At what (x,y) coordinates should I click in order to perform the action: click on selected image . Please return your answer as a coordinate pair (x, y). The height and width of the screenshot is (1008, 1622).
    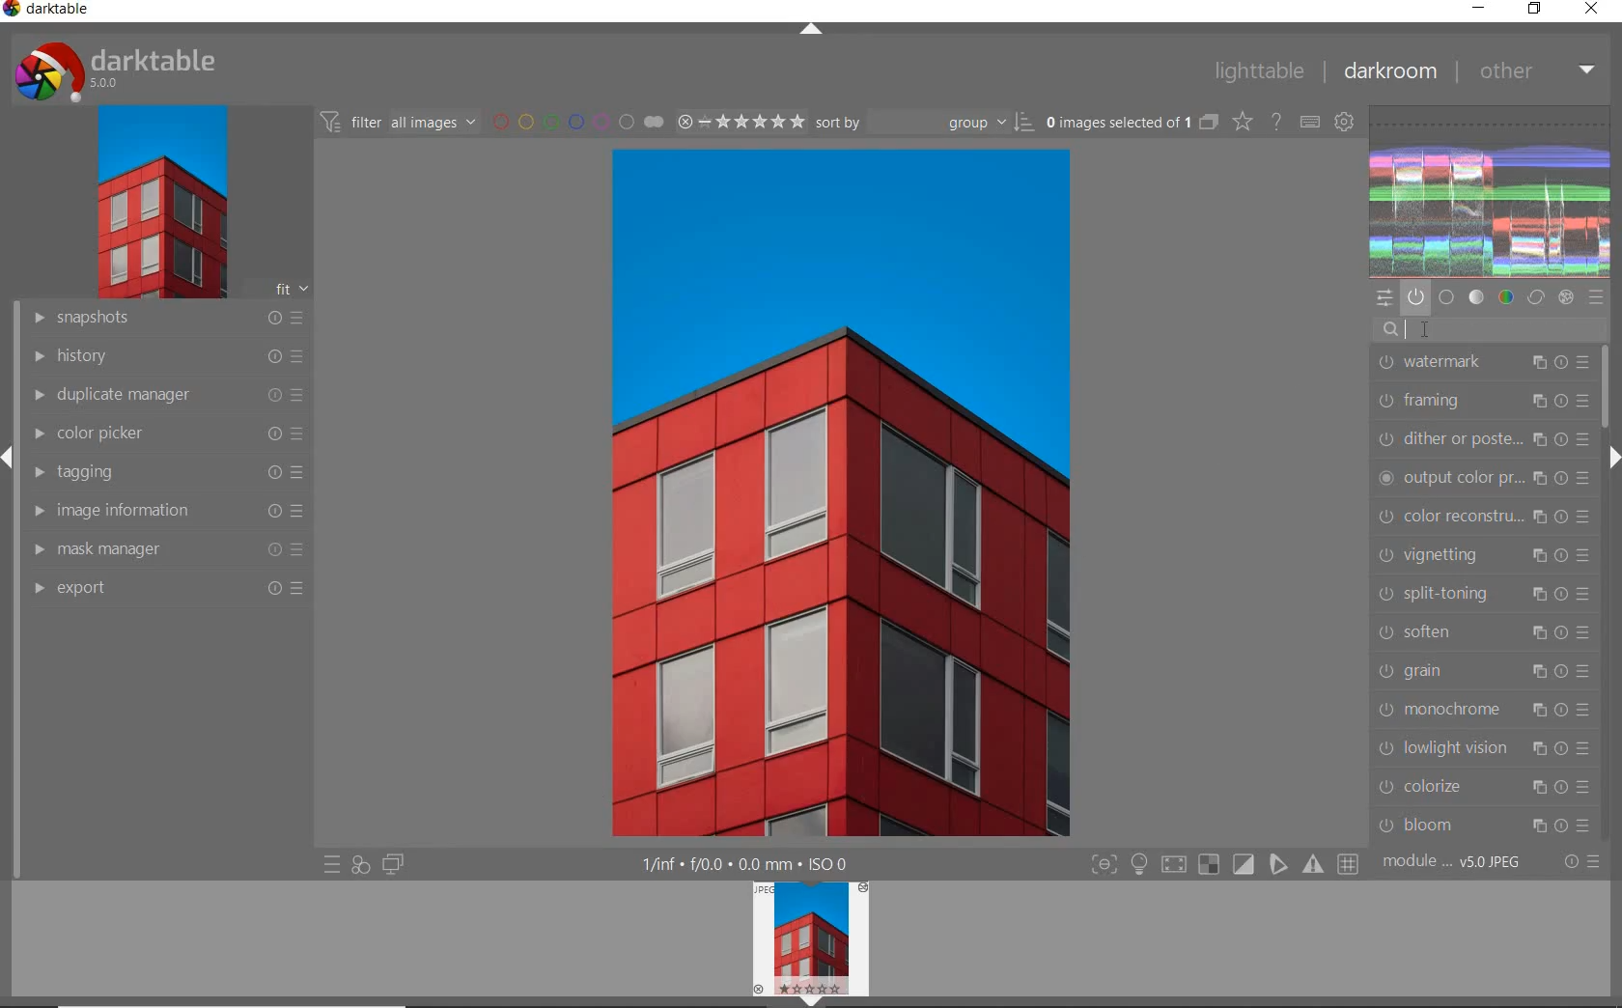
    Looking at the image, I should click on (840, 492).